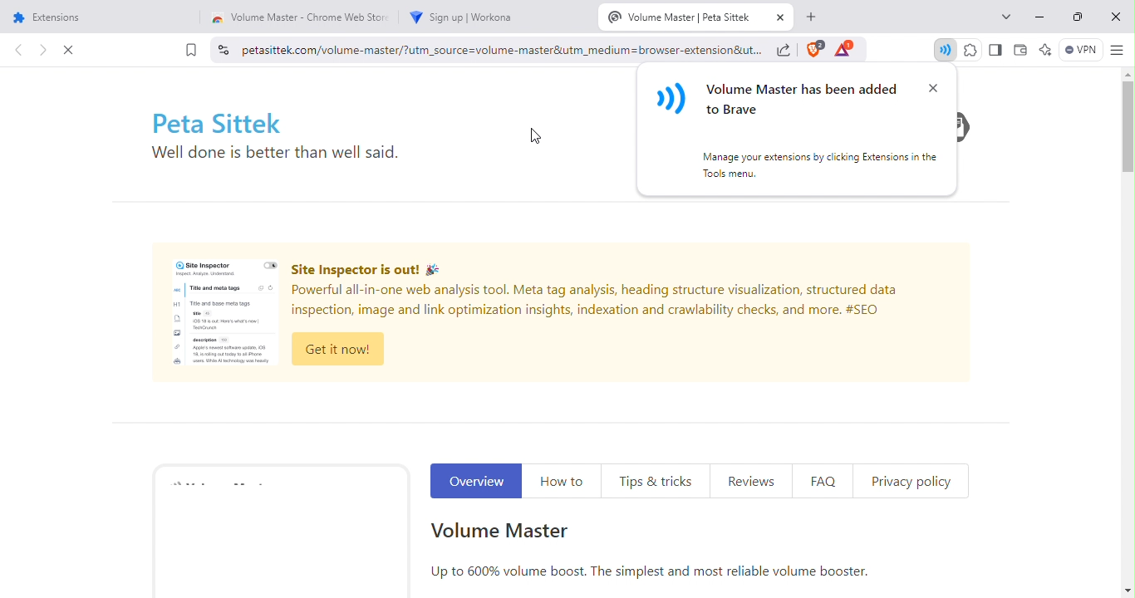  Describe the element at coordinates (970, 49) in the screenshot. I see `extensions ` at that location.